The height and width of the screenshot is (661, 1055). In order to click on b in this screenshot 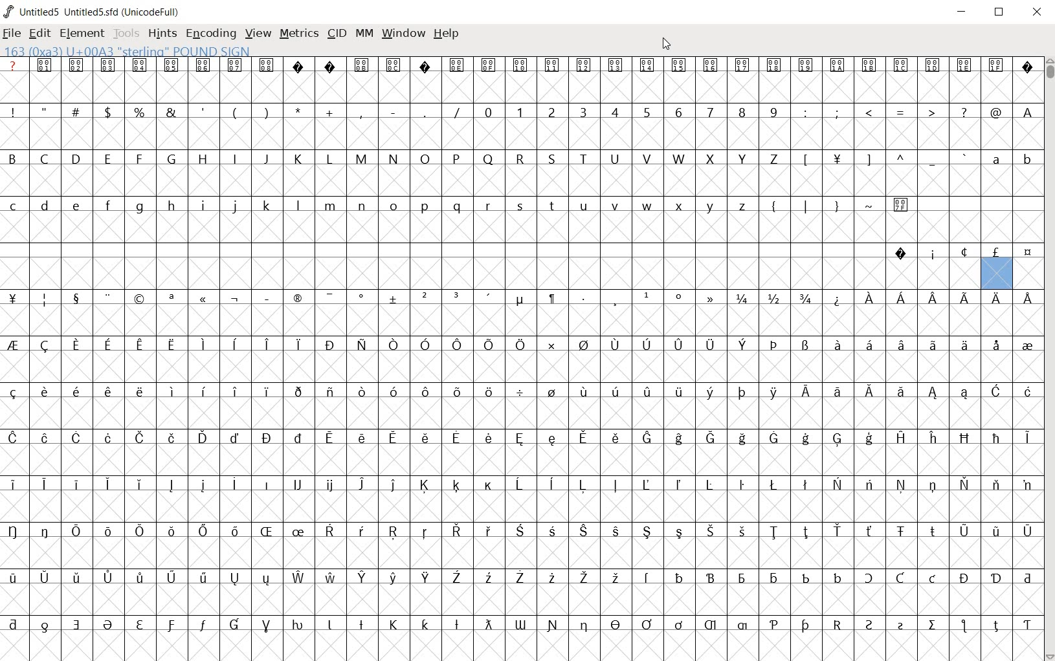, I will do `click(1026, 158)`.